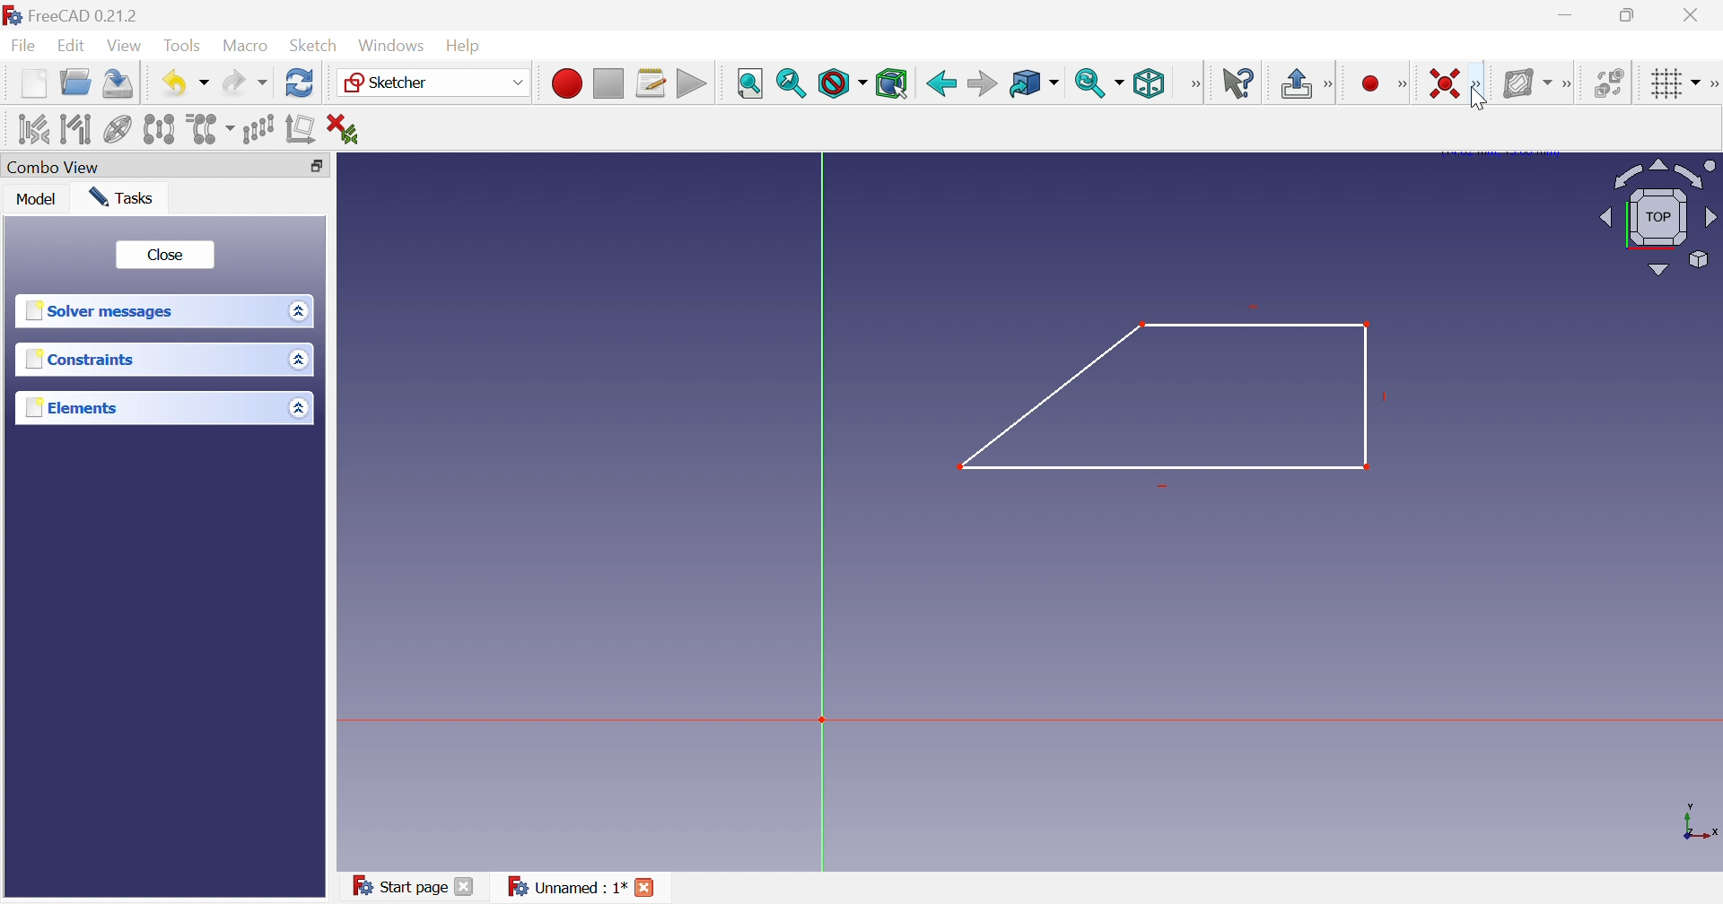  Describe the element at coordinates (470, 44) in the screenshot. I see `Help` at that location.